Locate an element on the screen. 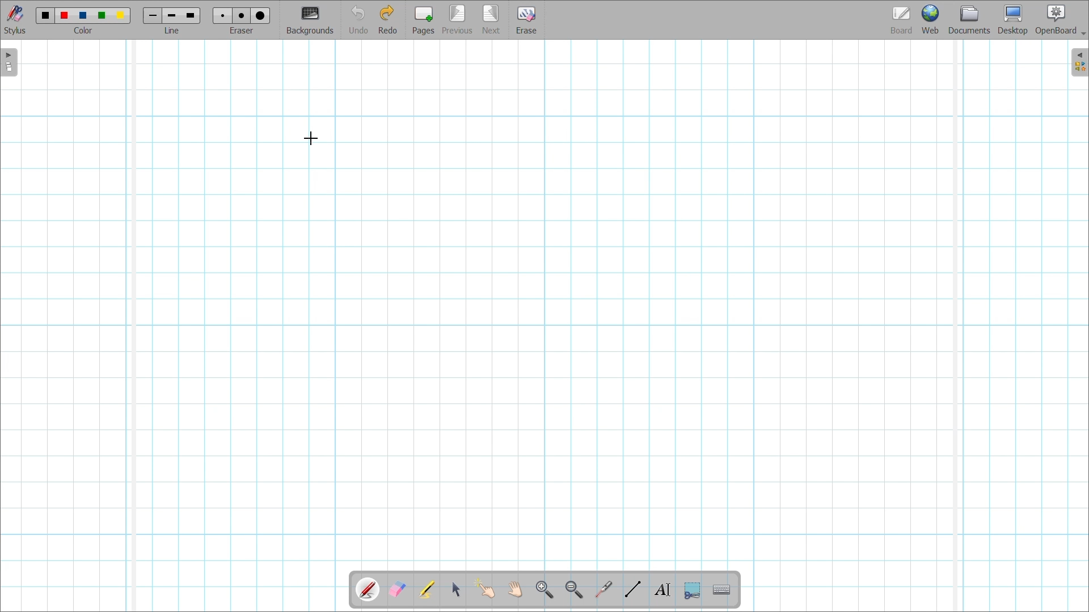 This screenshot has height=612, width=1089. Show documents is located at coordinates (969, 19).